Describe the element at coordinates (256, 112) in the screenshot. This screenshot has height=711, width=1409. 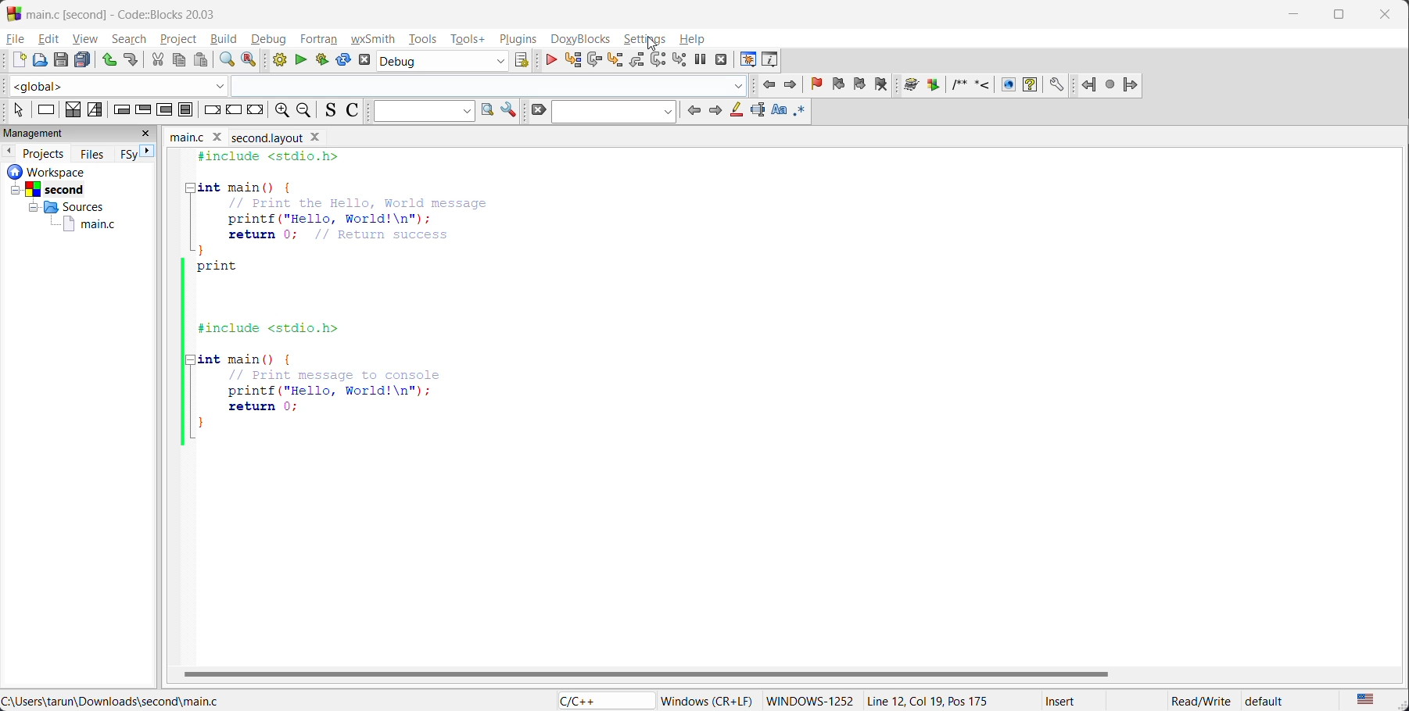
I see `return instruction` at that location.